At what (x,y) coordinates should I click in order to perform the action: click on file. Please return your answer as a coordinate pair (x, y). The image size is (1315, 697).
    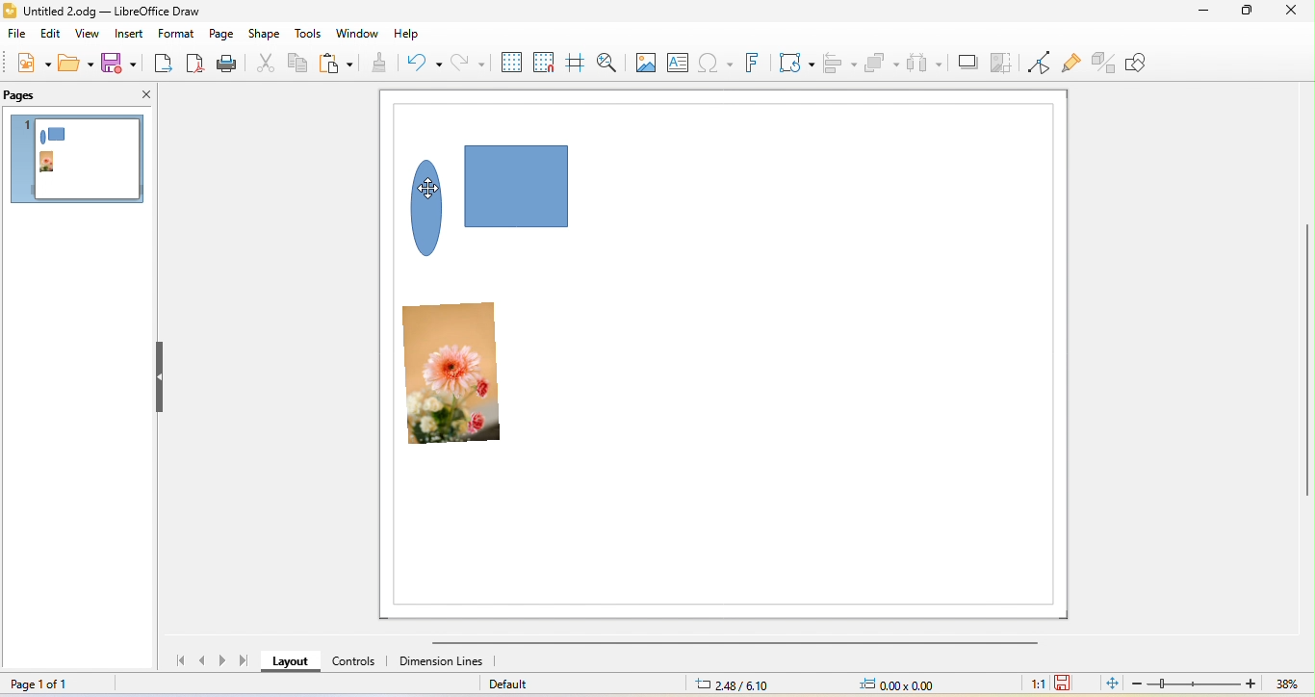
    Looking at the image, I should click on (17, 37).